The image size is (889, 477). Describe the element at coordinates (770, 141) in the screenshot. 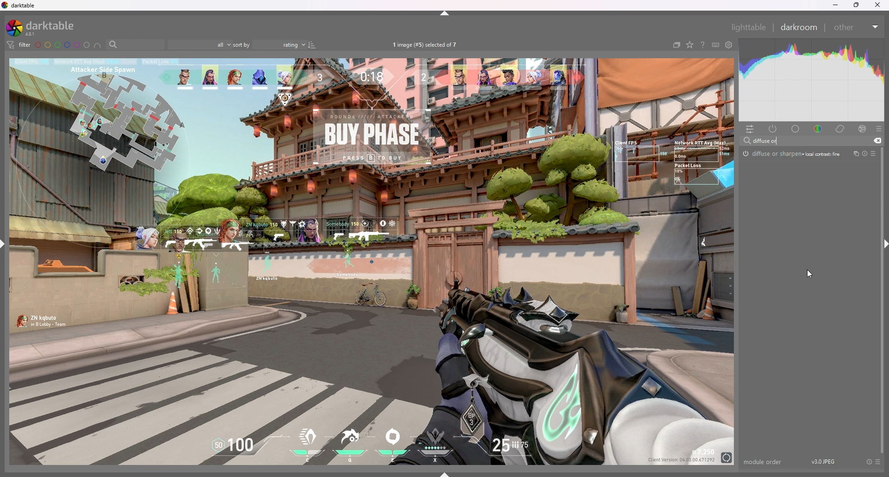

I see `input` at that location.